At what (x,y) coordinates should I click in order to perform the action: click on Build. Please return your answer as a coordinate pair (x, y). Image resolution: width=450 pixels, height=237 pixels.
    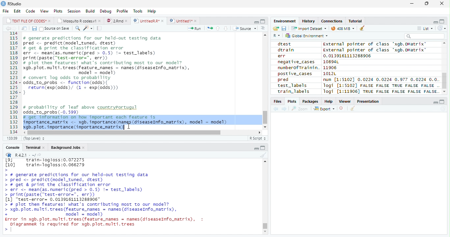
    Looking at the image, I should click on (90, 11).